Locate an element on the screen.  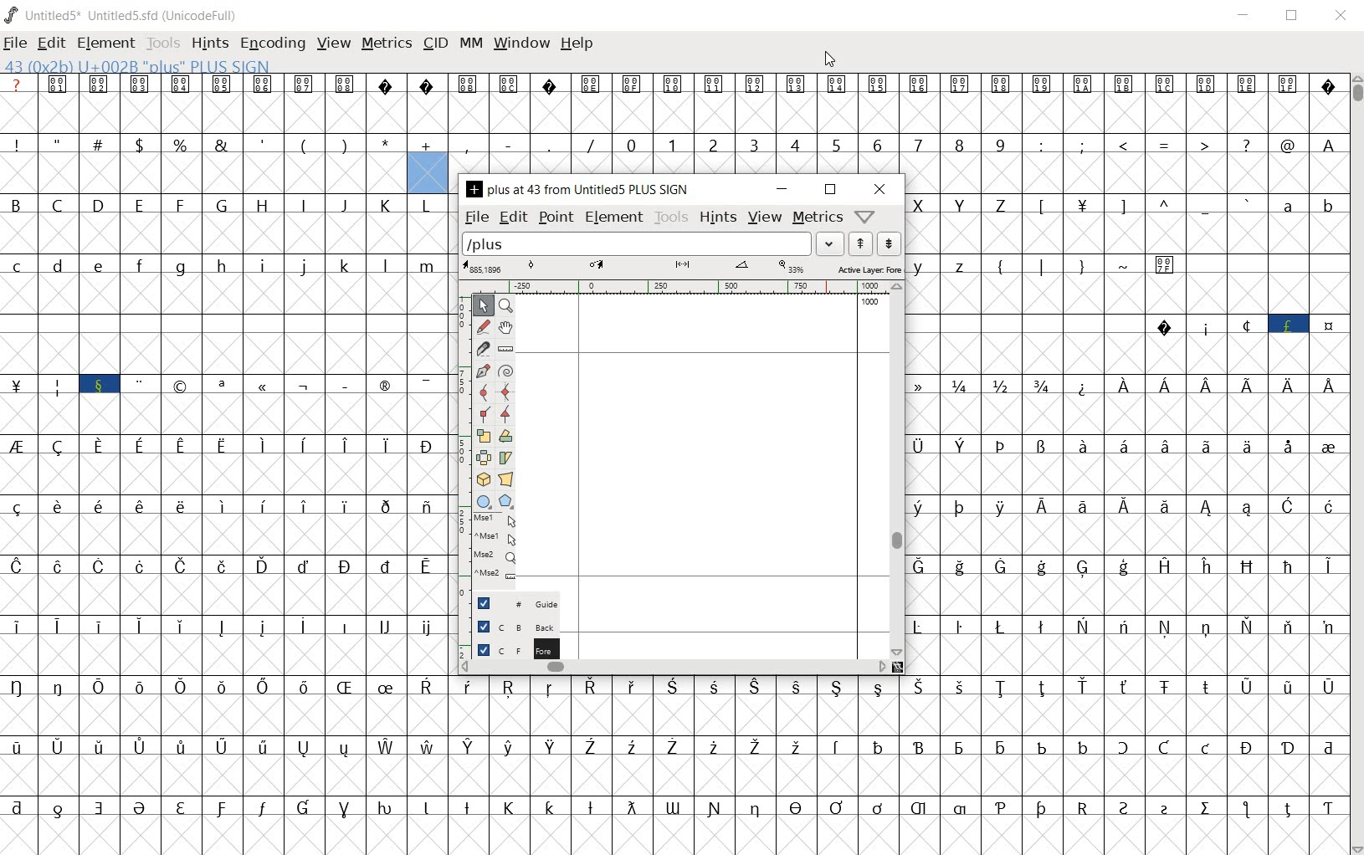
show the next word on the list is located at coordinates (859, 243).